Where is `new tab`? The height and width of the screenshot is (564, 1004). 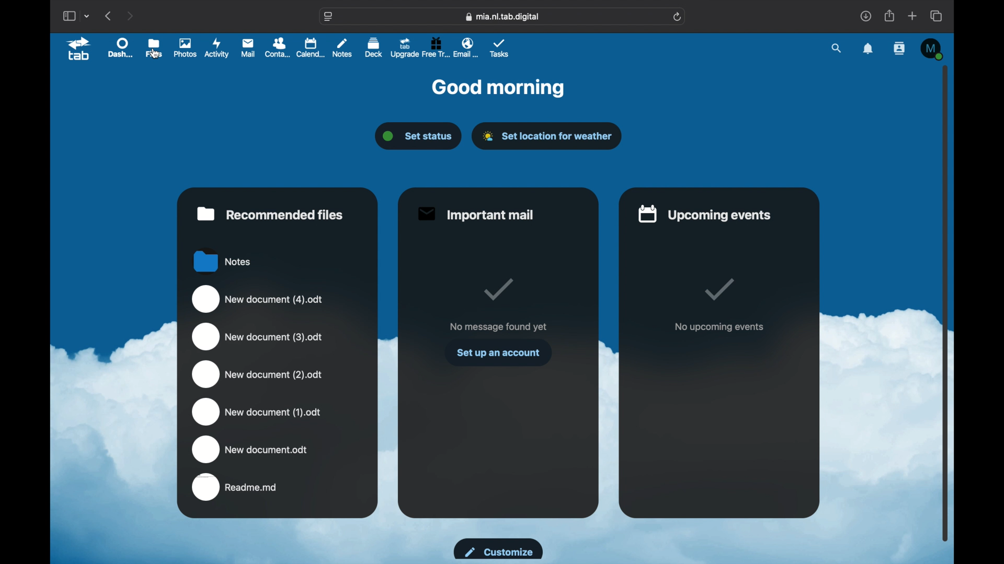 new tab is located at coordinates (912, 16).